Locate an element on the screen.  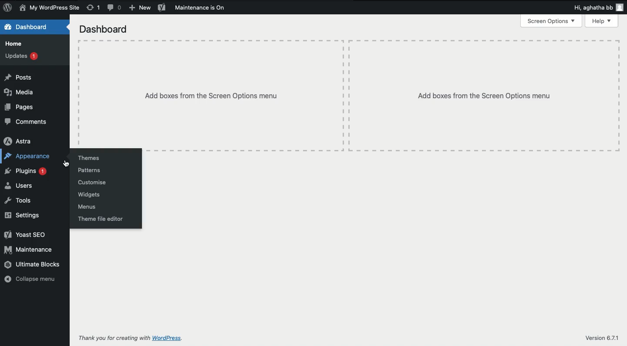
Screen options is located at coordinates (552, 22).